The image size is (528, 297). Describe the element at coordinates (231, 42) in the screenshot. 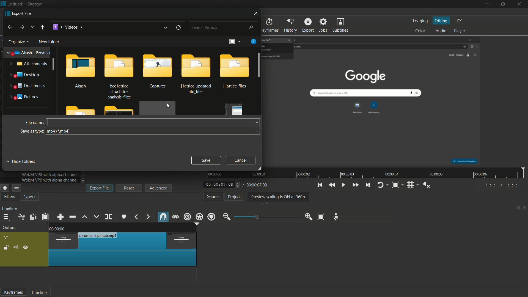

I see `change layout` at that location.